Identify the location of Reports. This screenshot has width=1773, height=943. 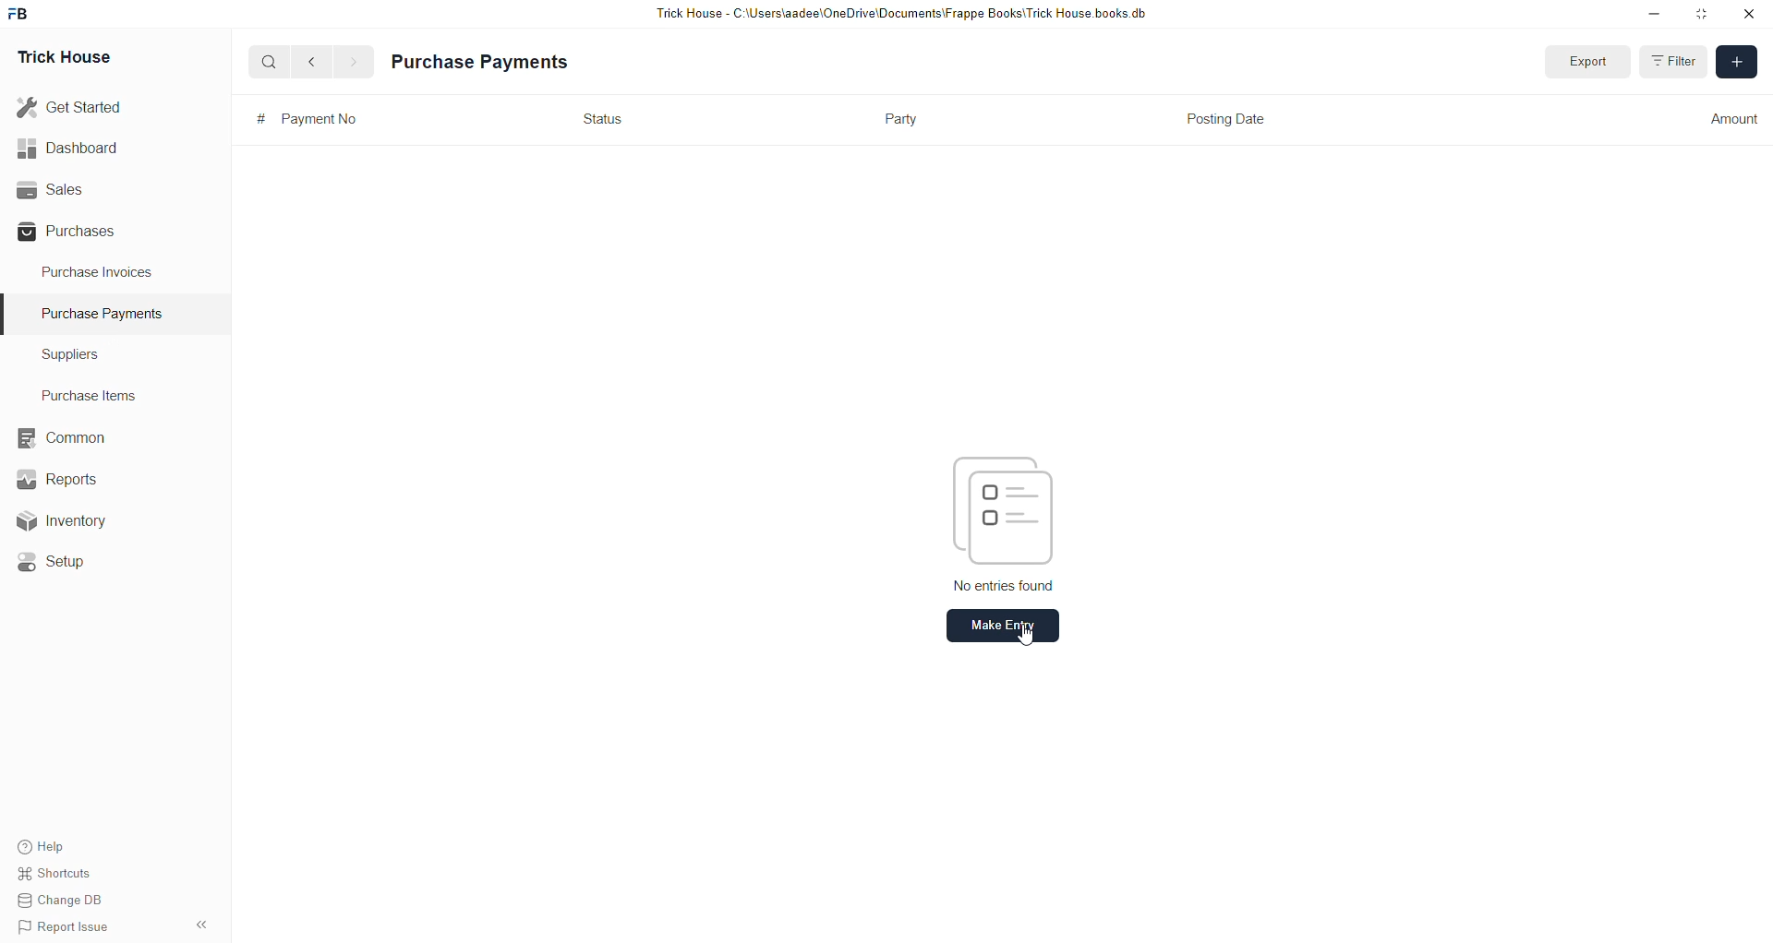
(58, 478).